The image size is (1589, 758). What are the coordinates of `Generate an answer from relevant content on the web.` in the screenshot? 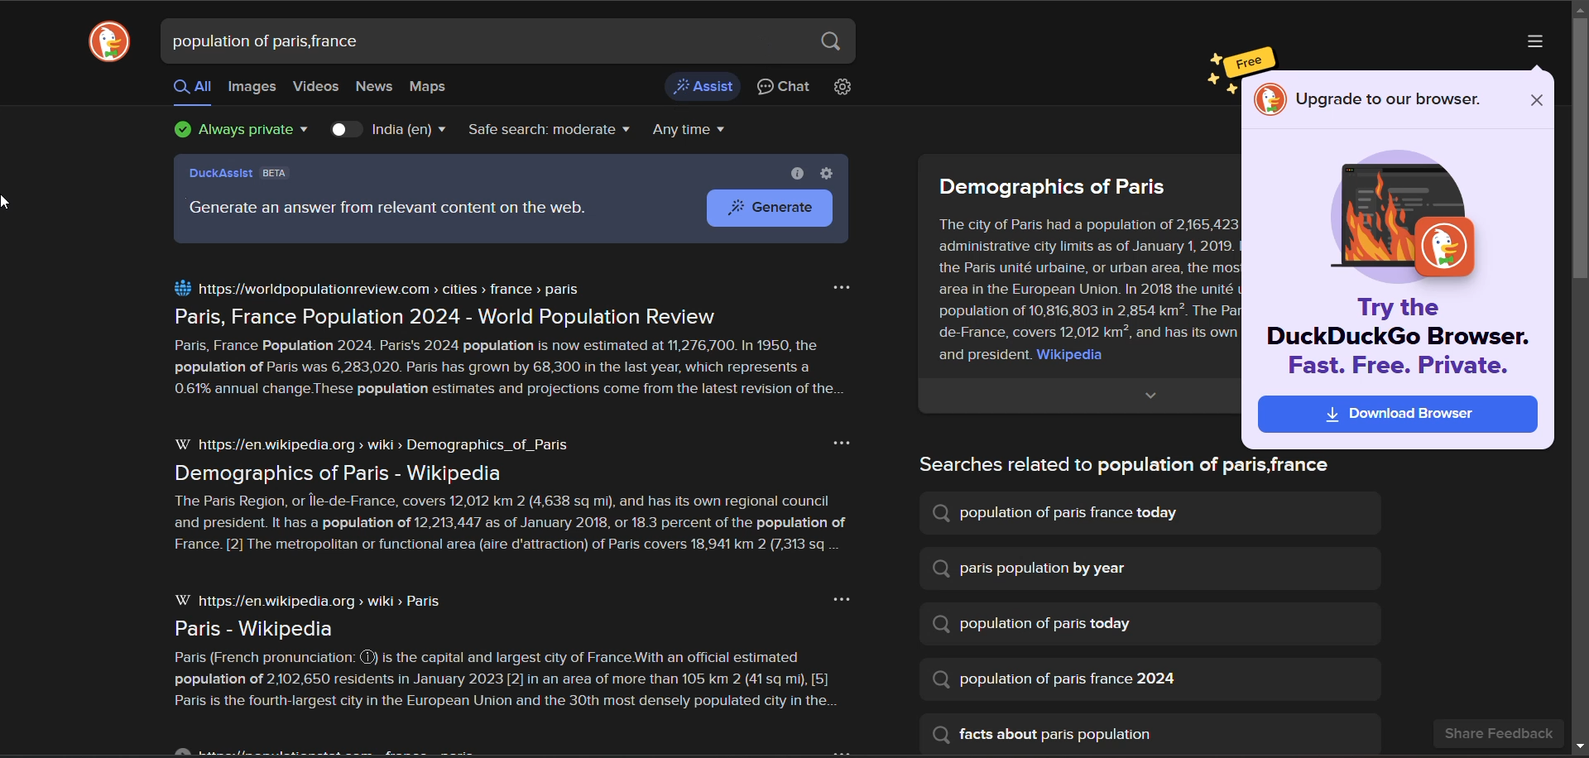 It's located at (388, 210).